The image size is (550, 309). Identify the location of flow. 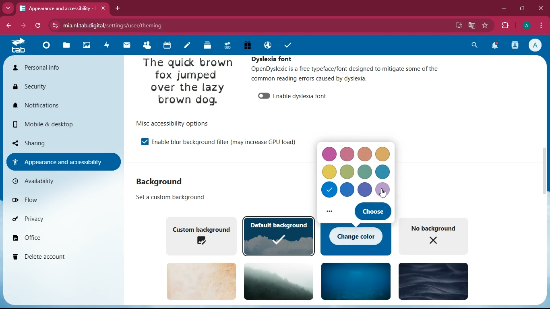
(48, 198).